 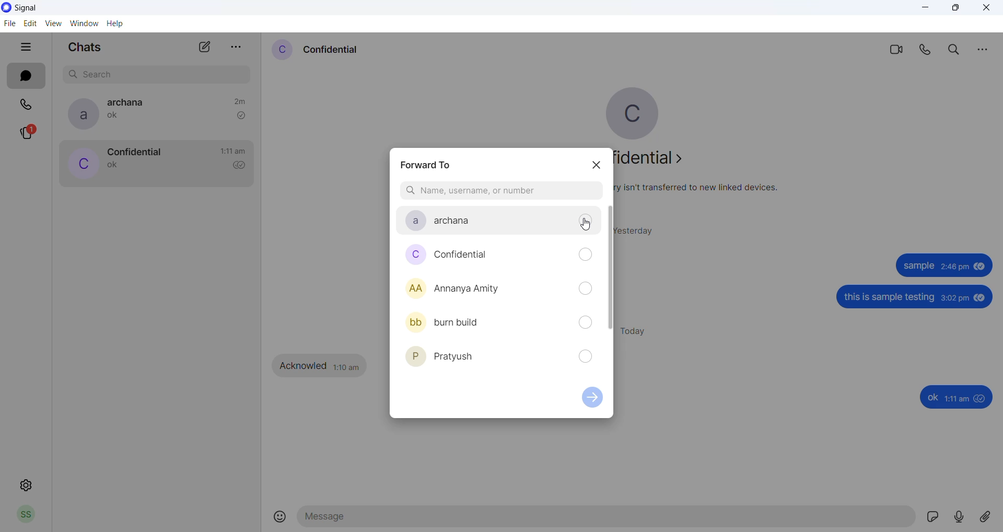 What do you see at coordinates (242, 166) in the screenshot?
I see `read recipient` at bounding box center [242, 166].